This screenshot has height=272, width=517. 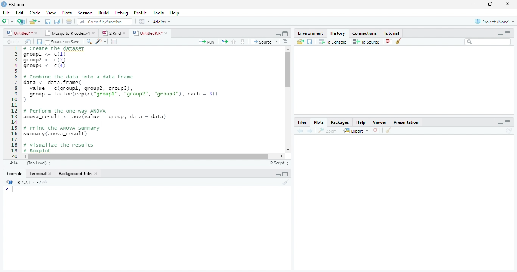 What do you see at coordinates (285, 42) in the screenshot?
I see `Alignment` at bounding box center [285, 42].